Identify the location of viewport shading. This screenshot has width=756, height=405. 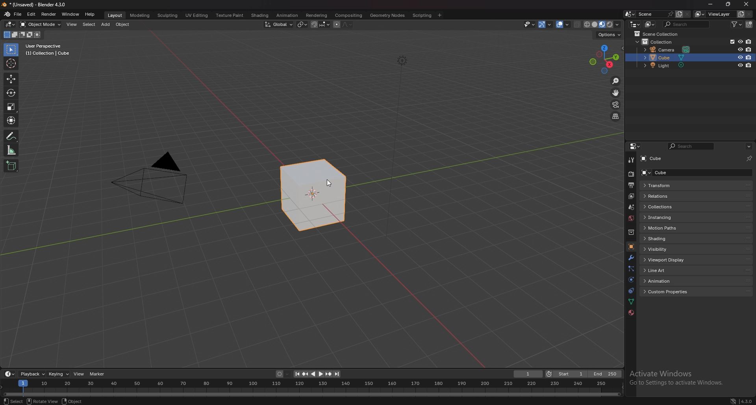
(602, 25).